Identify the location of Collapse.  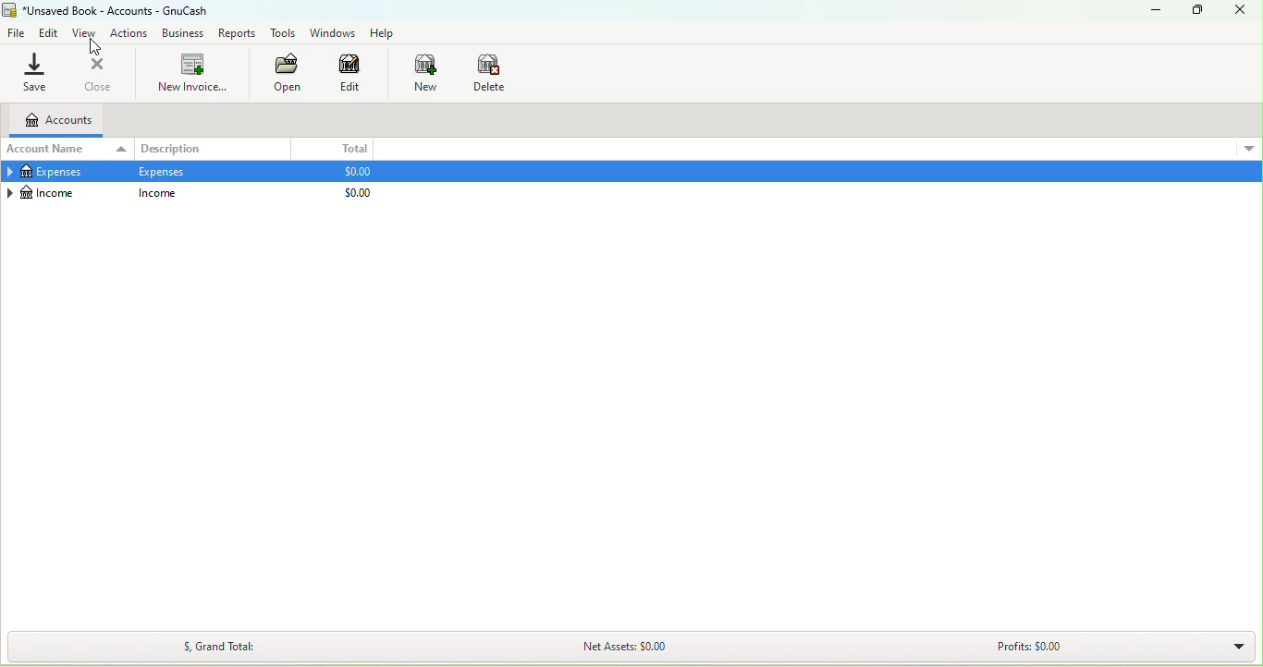
(8, 172).